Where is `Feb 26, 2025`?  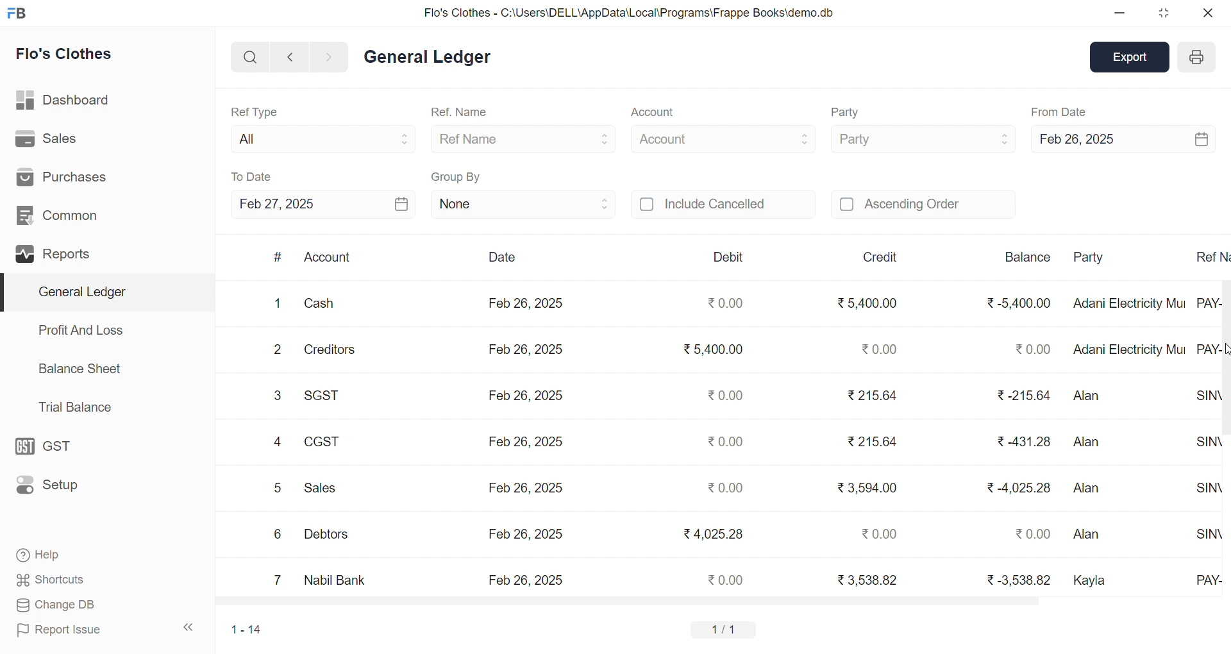
Feb 26, 2025 is located at coordinates (528, 397).